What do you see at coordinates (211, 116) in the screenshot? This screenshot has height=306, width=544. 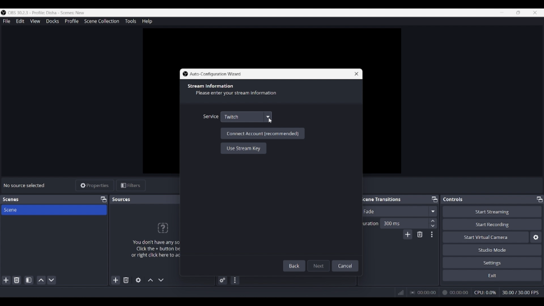 I see `Indicates service options` at bounding box center [211, 116].